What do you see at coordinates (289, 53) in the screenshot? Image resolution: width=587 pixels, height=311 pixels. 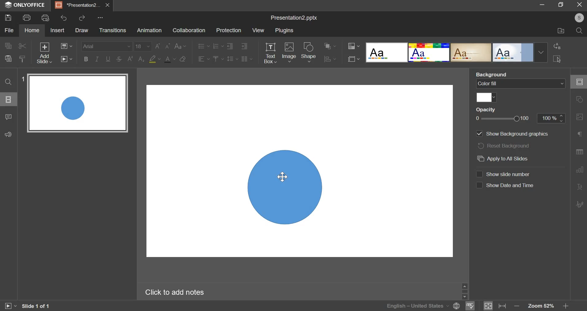 I see `image` at bounding box center [289, 53].